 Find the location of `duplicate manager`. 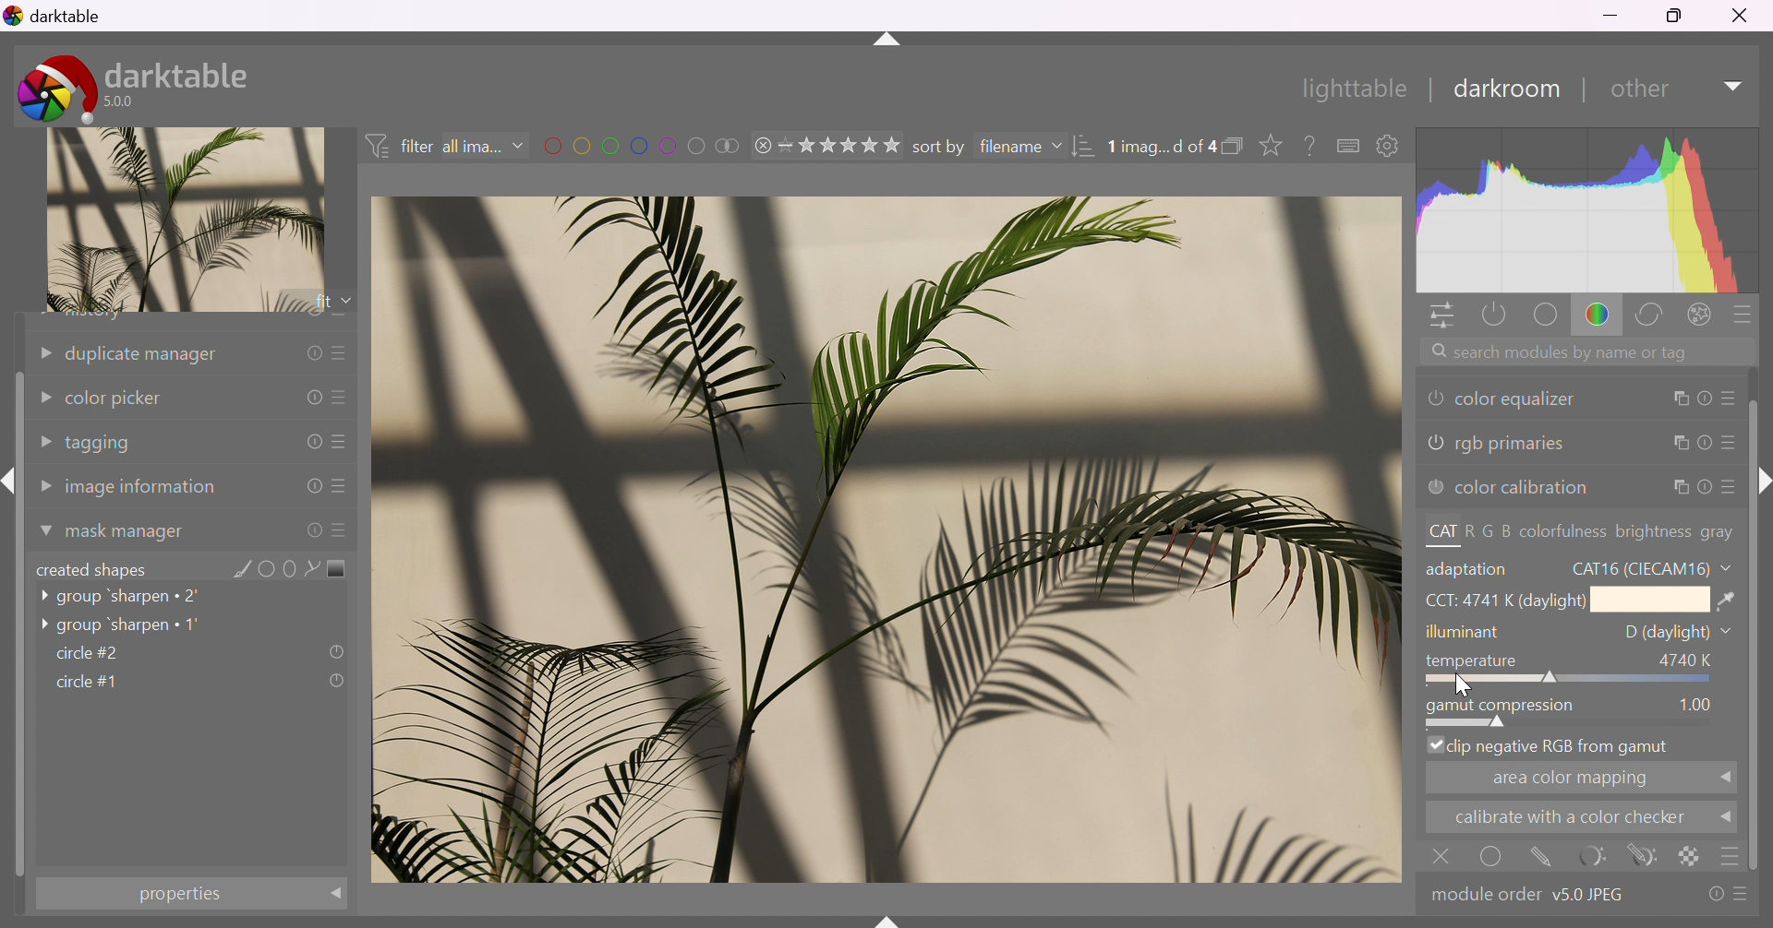

duplicate manager is located at coordinates (190, 356).